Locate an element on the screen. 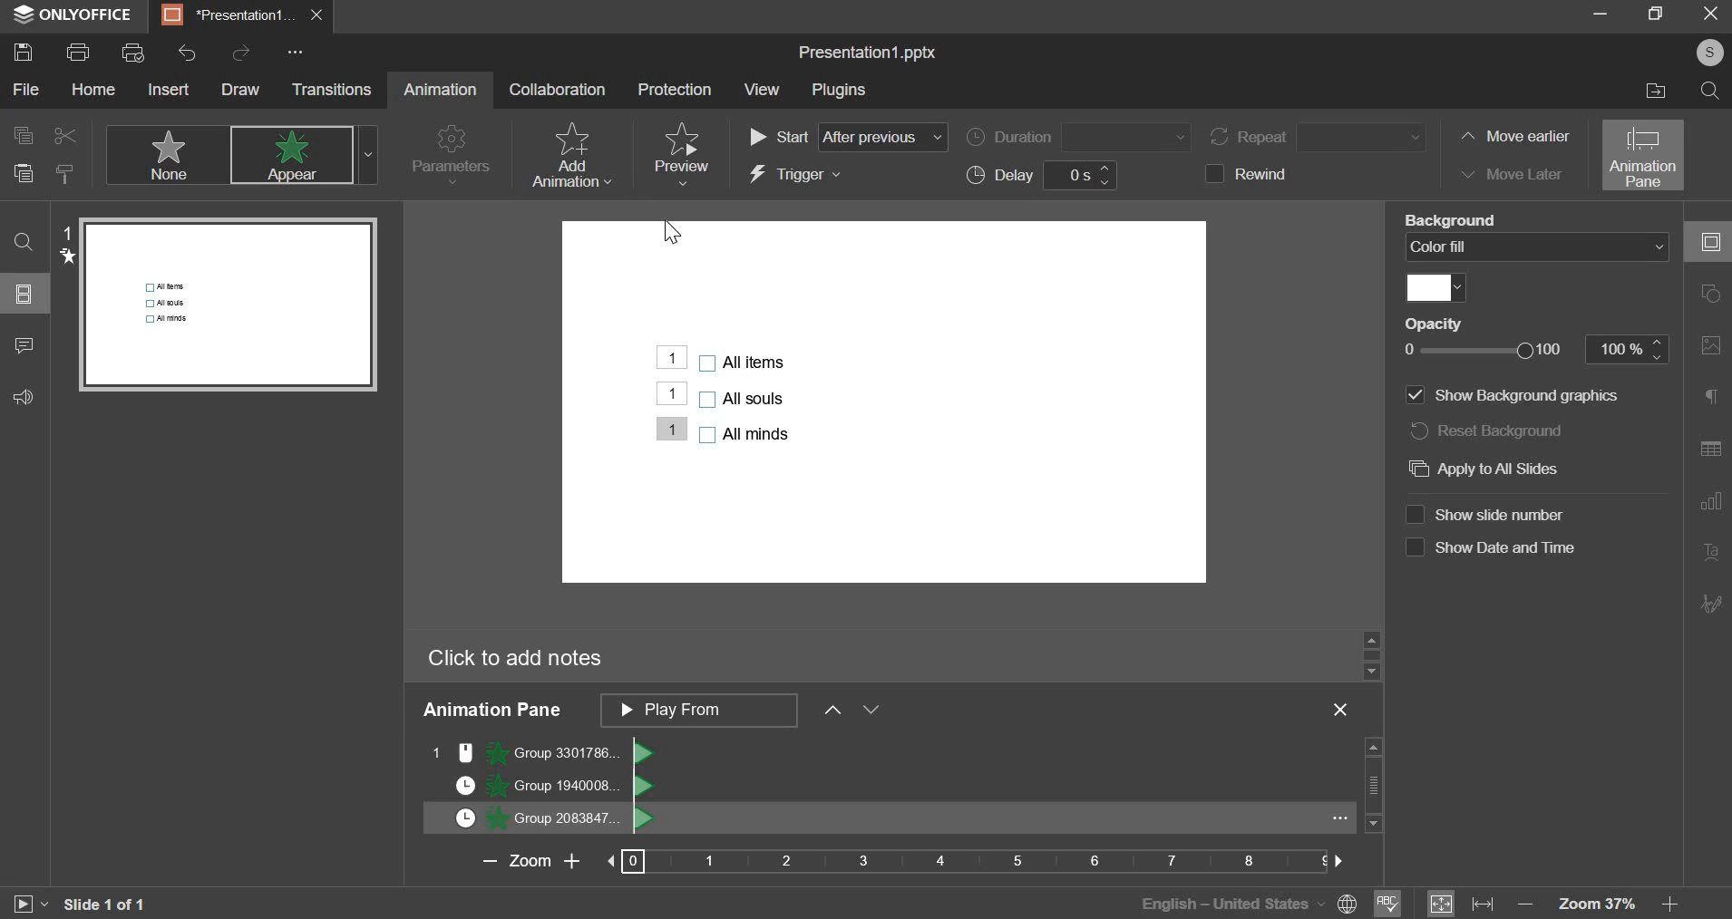 Image resolution: width=1732 pixels, height=919 pixels. file name is located at coordinates (868, 53).